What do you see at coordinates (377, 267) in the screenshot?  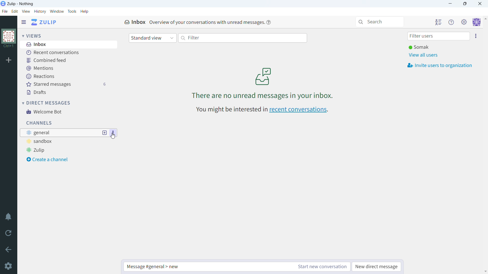 I see `new direct message` at bounding box center [377, 267].